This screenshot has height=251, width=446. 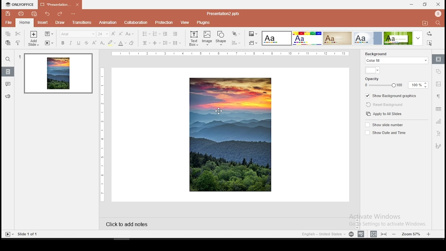 What do you see at coordinates (236, 43) in the screenshot?
I see `align objects` at bounding box center [236, 43].